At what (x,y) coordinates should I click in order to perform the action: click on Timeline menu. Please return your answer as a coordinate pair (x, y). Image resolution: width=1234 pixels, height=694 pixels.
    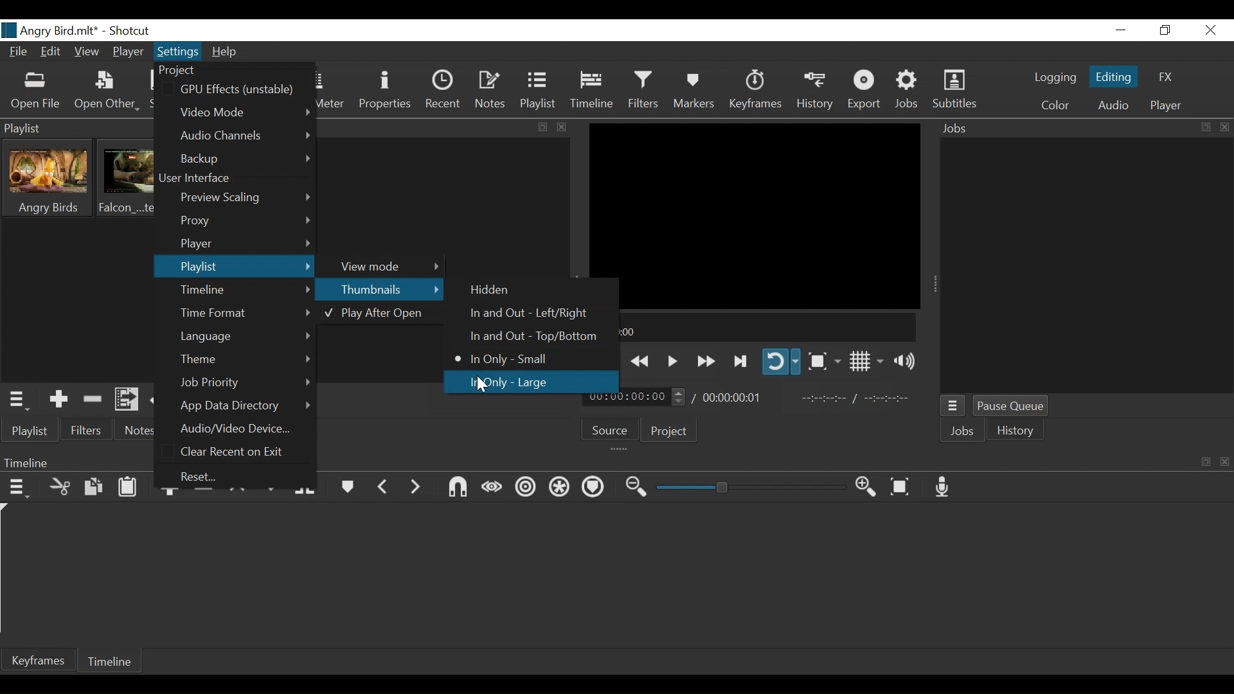
    Looking at the image, I should click on (20, 490).